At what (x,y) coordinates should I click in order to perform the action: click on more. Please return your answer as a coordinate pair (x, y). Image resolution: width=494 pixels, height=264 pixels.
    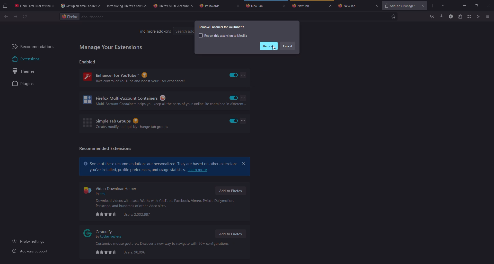
    Looking at the image, I should click on (243, 121).